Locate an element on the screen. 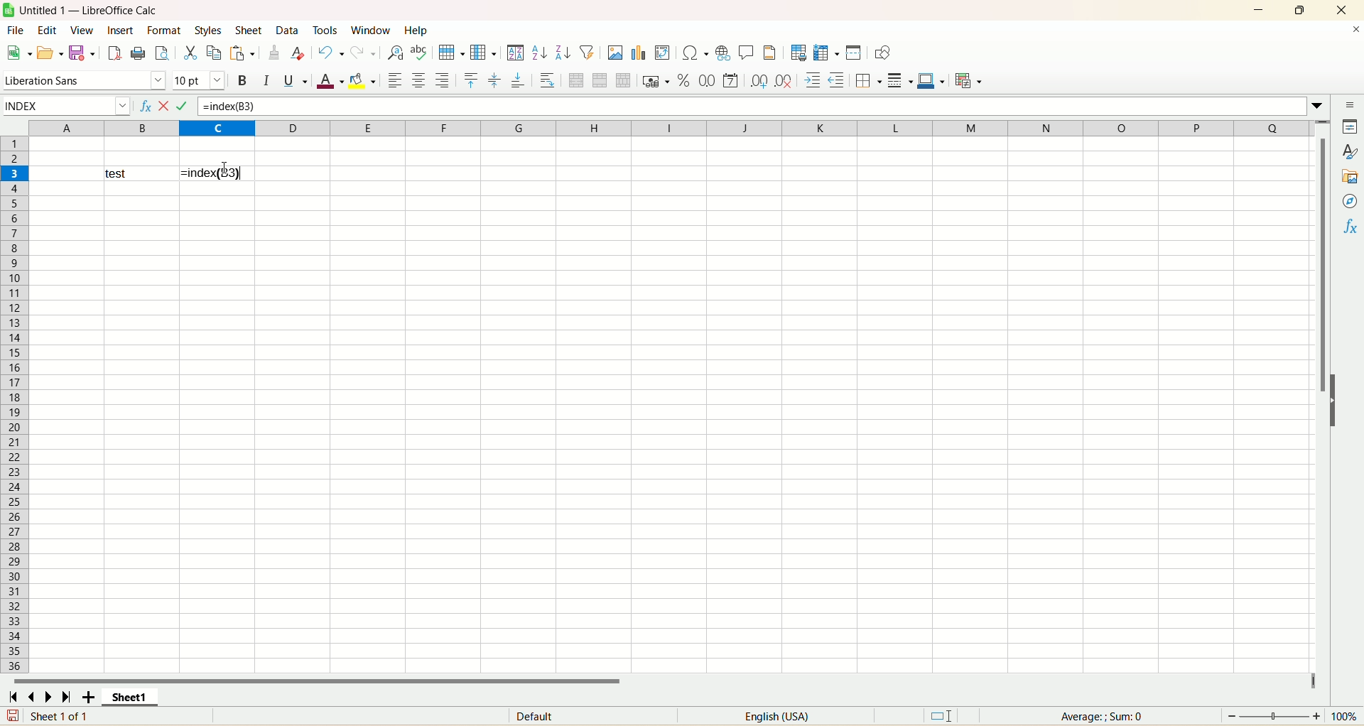 Image resolution: width=1364 pixels, height=726 pixels. Input line is located at coordinates (754, 107).